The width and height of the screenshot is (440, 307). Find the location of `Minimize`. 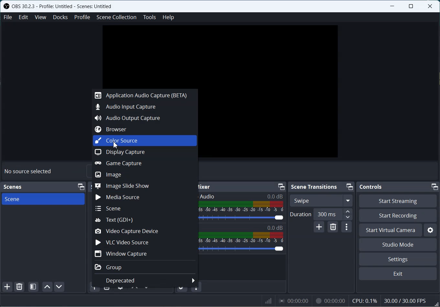

Minimize is located at coordinates (81, 186).